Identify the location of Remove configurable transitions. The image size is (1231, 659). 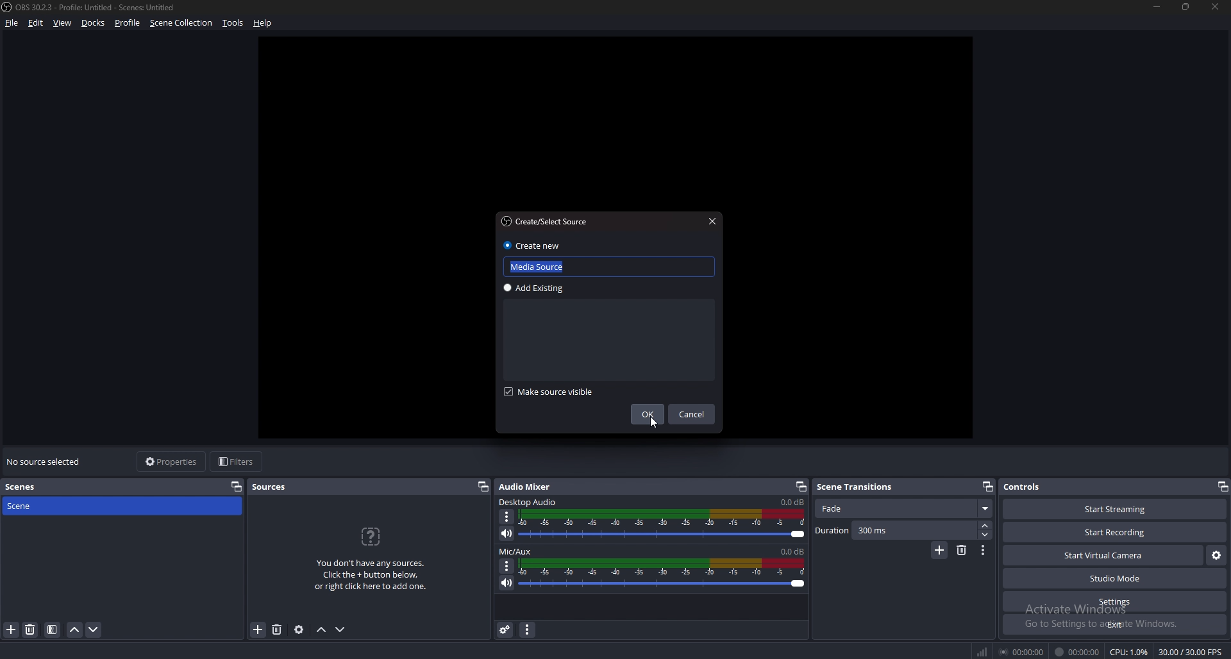
(962, 549).